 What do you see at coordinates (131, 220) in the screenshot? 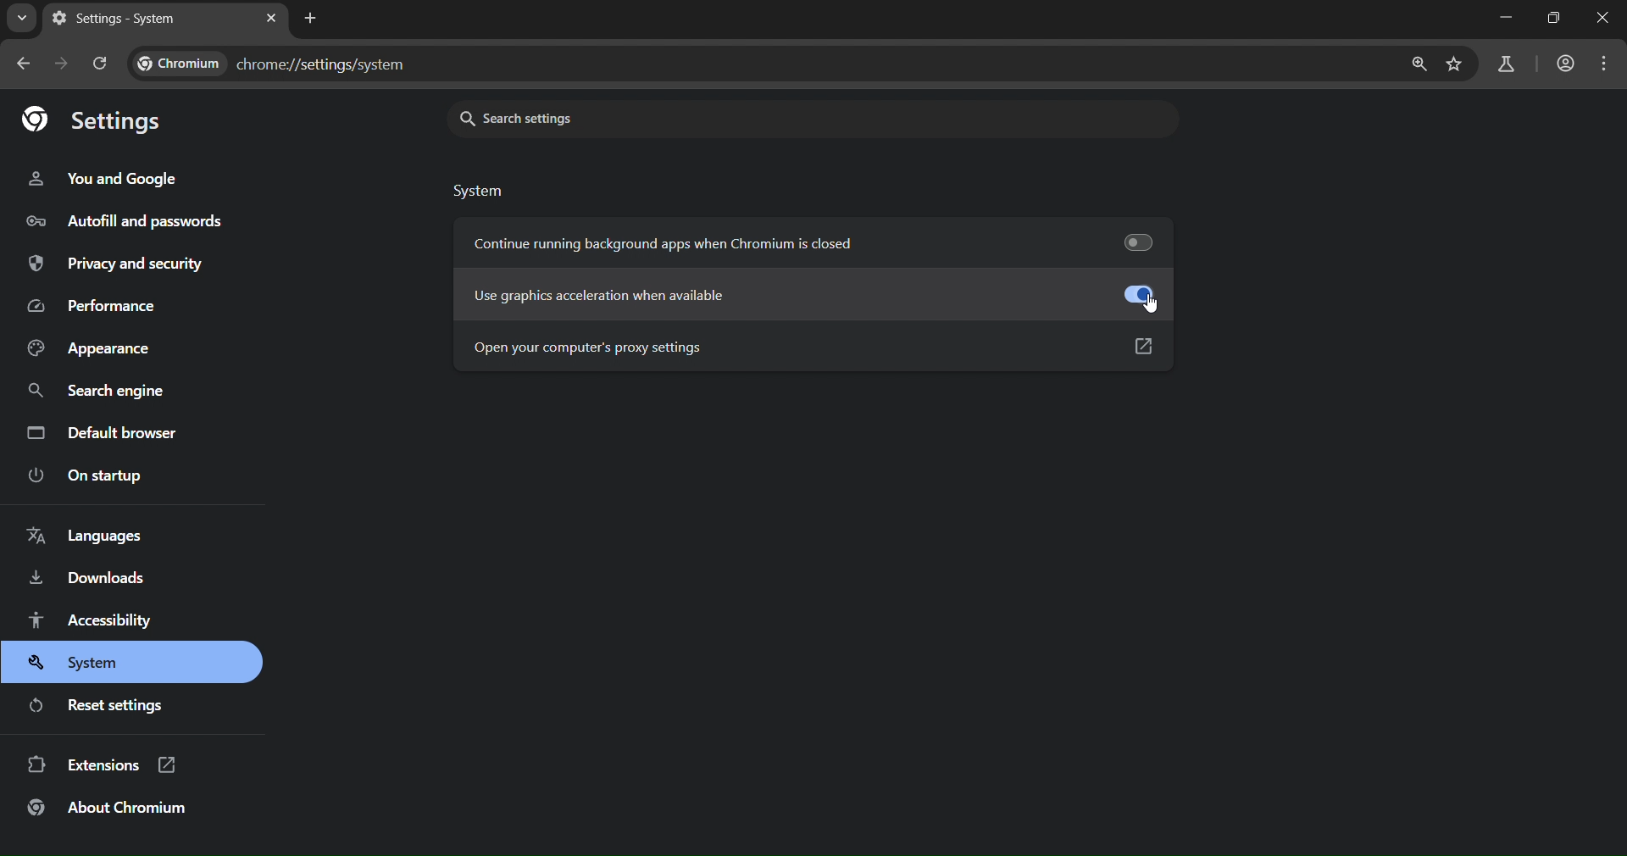
I see `autofill and passwords` at bounding box center [131, 220].